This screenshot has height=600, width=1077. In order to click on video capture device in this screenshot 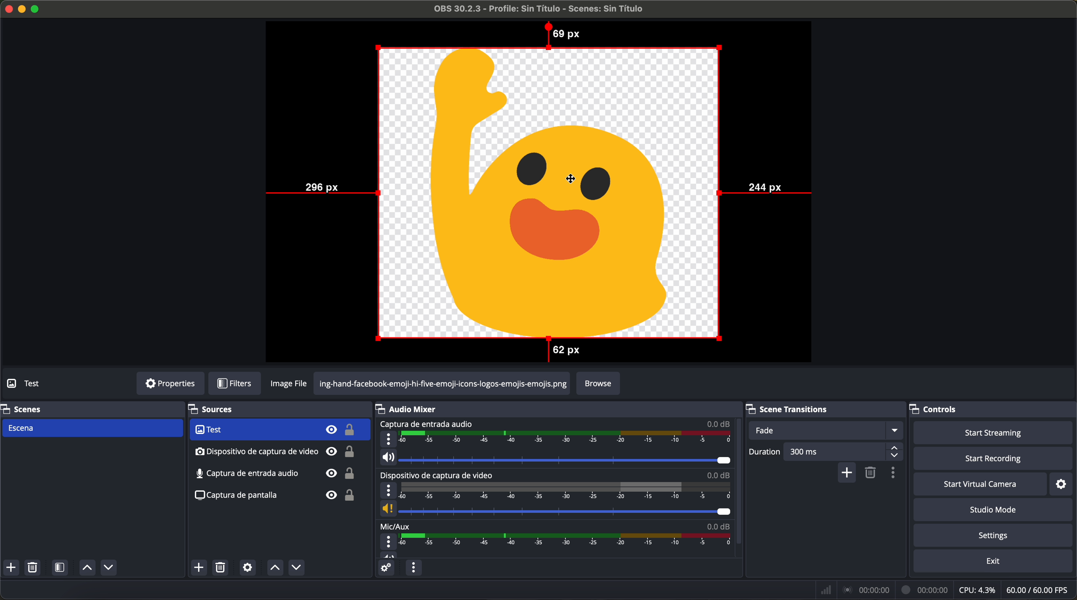, I will do `click(439, 475)`.